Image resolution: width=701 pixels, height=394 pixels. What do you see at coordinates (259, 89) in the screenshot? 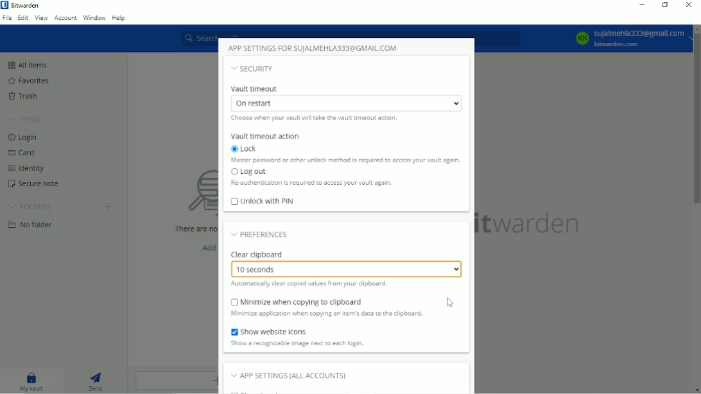
I see `Vault timeout` at bounding box center [259, 89].